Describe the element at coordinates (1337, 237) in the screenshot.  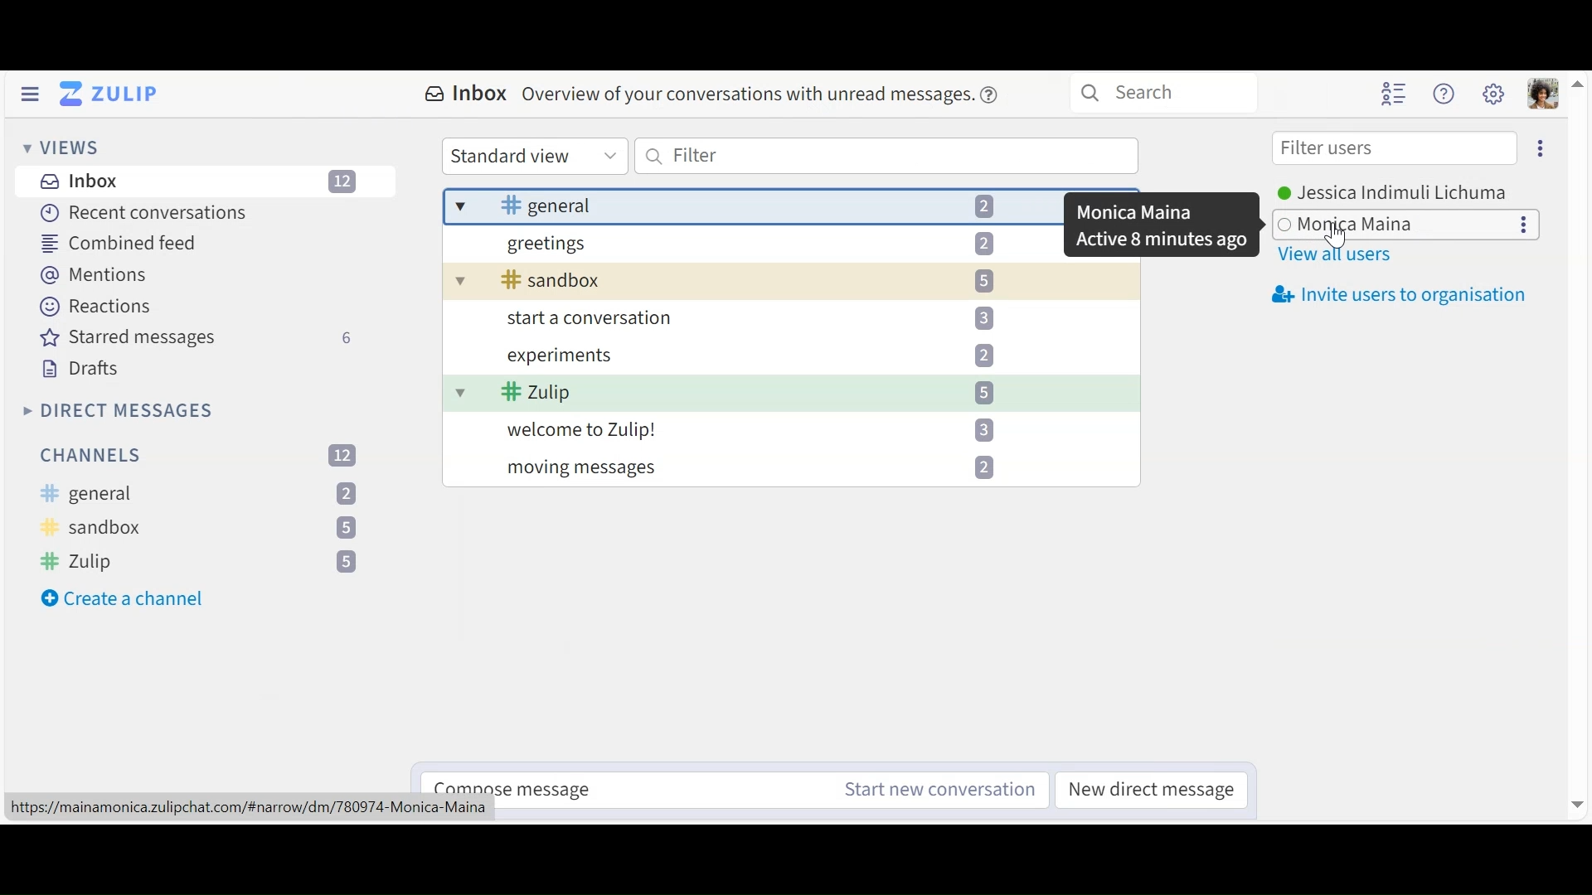
I see `cursor` at that location.